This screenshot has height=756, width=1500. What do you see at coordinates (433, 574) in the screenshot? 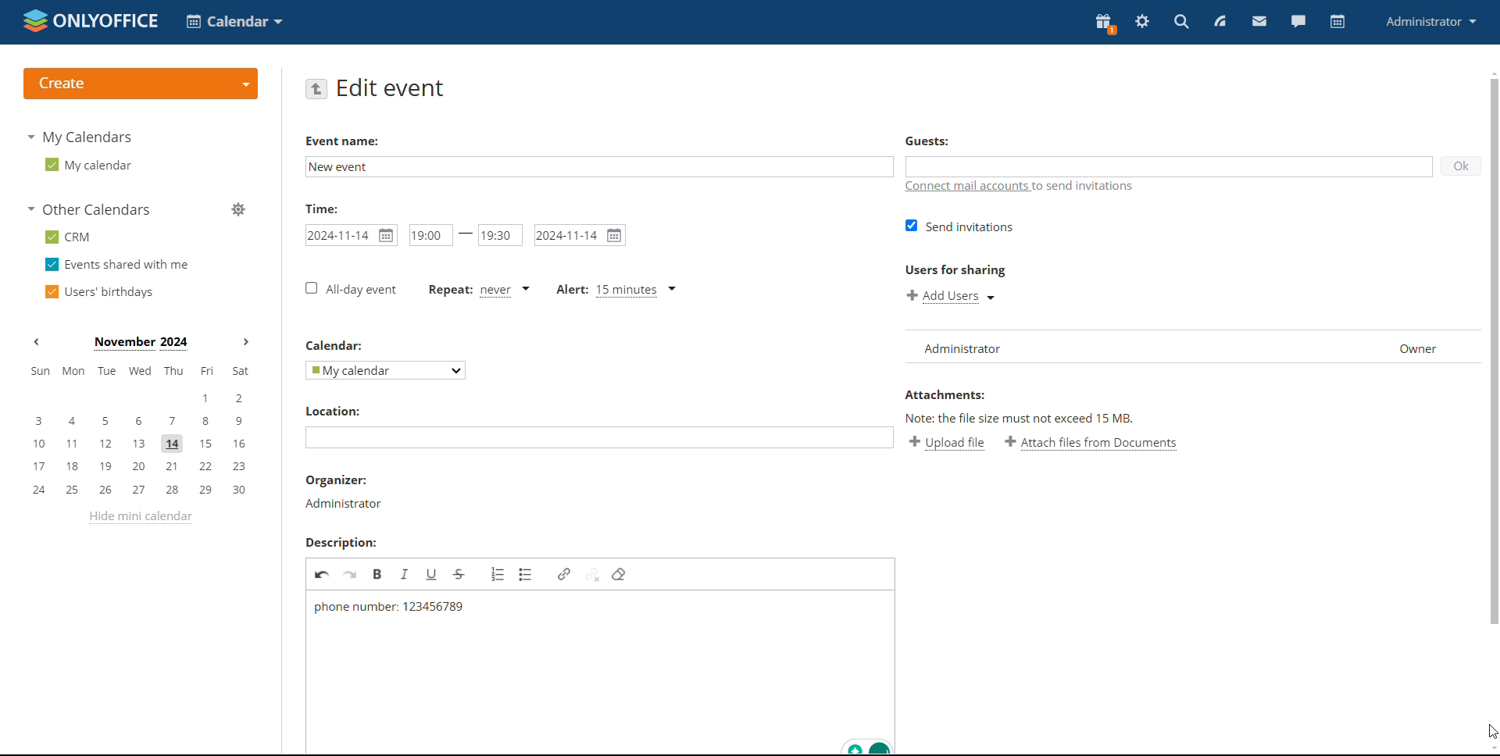
I see `underline` at bounding box center [433, 574].